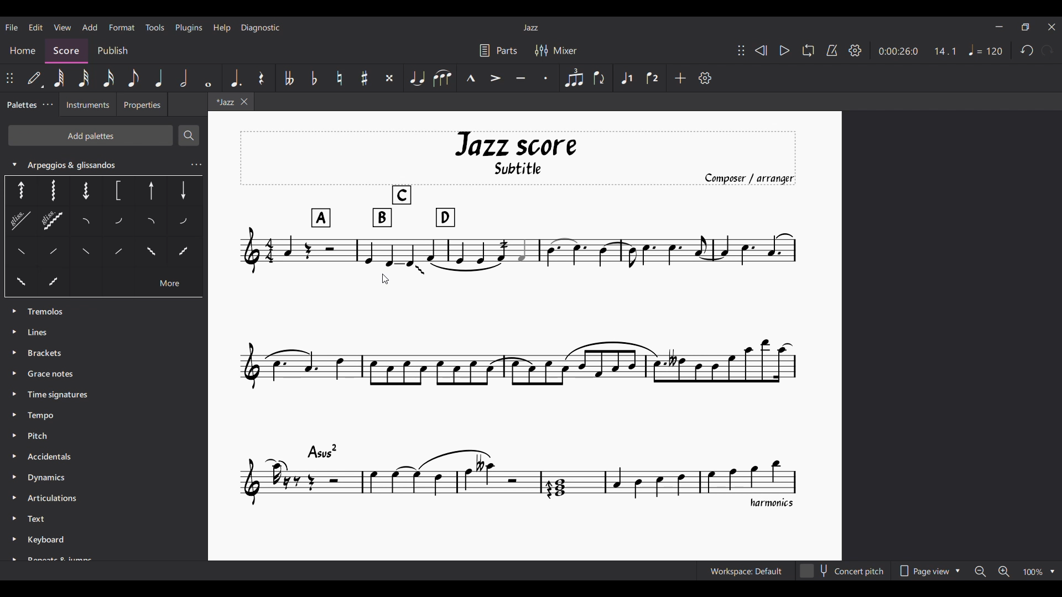 Image resolution: width=1062 pixels, height=597 pixels. I want to click on Parts settings, so click(498, 50).